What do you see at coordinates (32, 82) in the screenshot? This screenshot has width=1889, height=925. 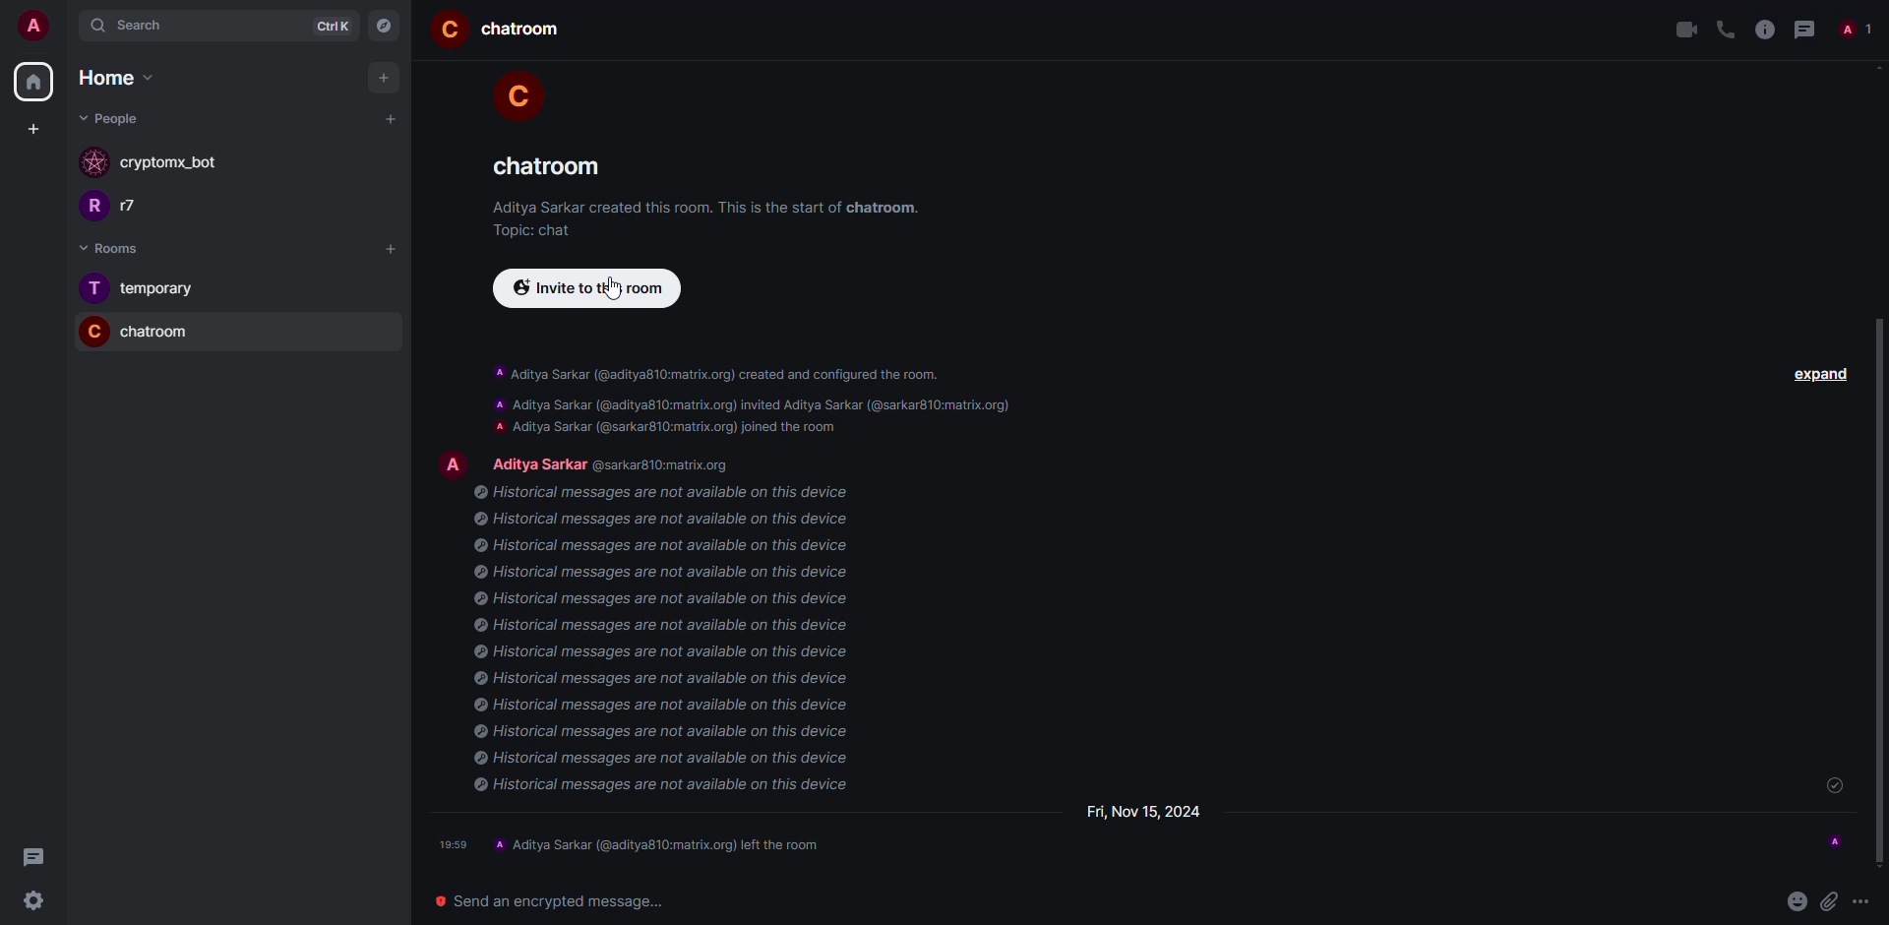 I see `home` at bounding box center [32, 82].